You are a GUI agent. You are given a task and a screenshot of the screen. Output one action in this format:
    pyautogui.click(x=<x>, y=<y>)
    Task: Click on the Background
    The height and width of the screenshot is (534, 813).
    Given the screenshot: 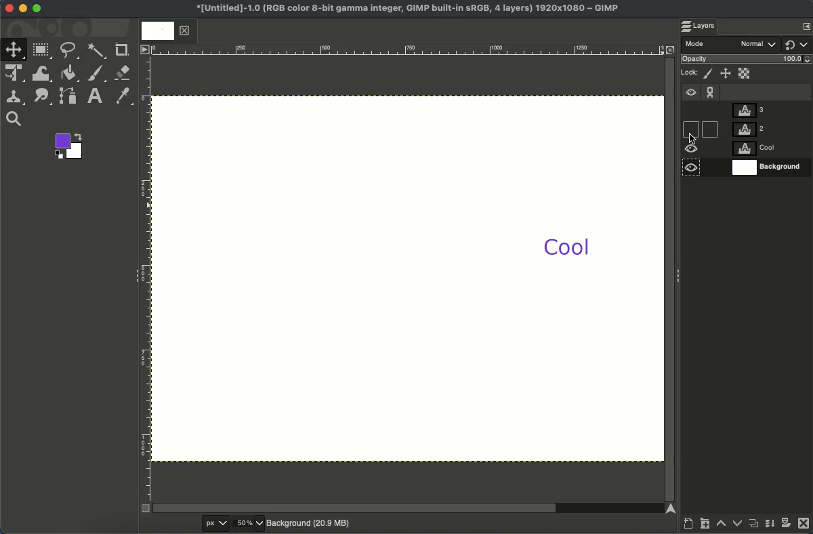 What is the action you would take?
    pyautogui.click(x=310, y=522)
    